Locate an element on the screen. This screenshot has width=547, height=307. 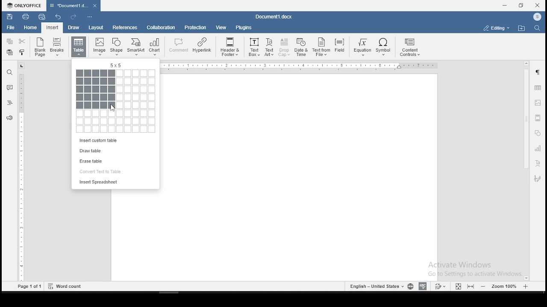
Field is located at coordinates (339, 46).